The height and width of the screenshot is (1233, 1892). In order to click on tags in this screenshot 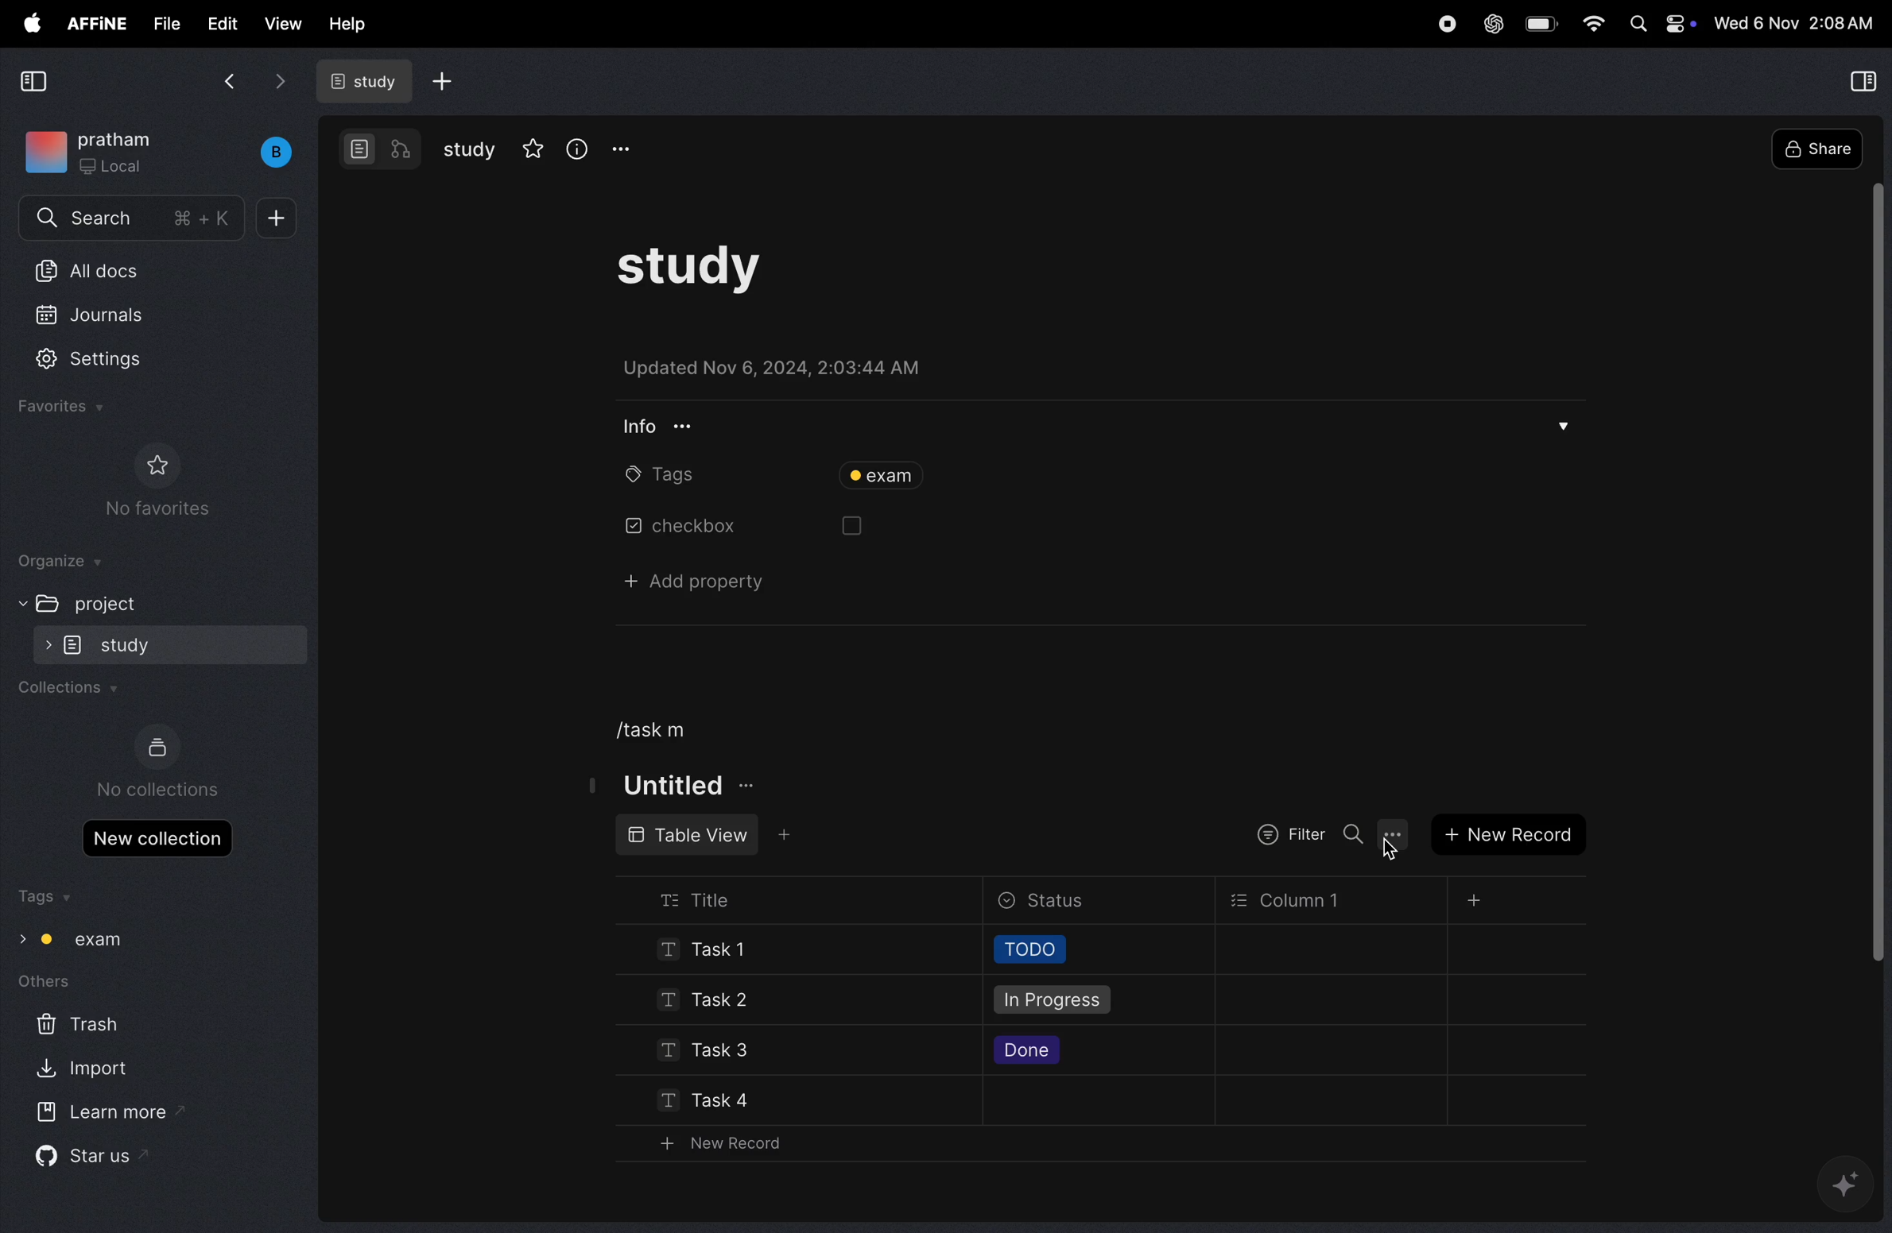, I will do `click(647, 475)`.